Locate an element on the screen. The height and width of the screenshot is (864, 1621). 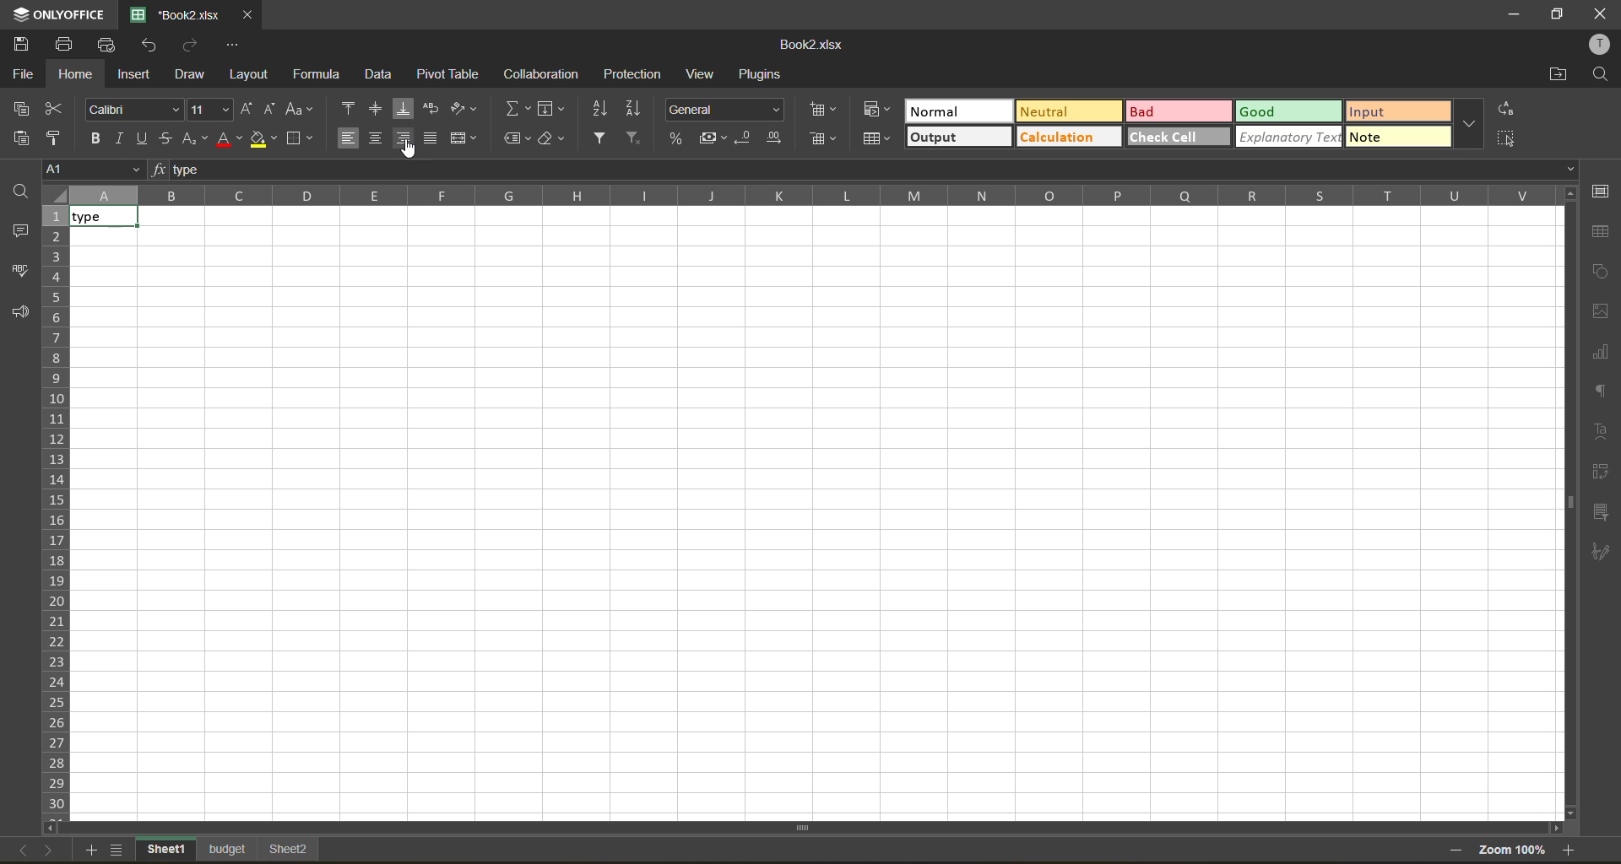
increment size is located at coordinates (248, 107).